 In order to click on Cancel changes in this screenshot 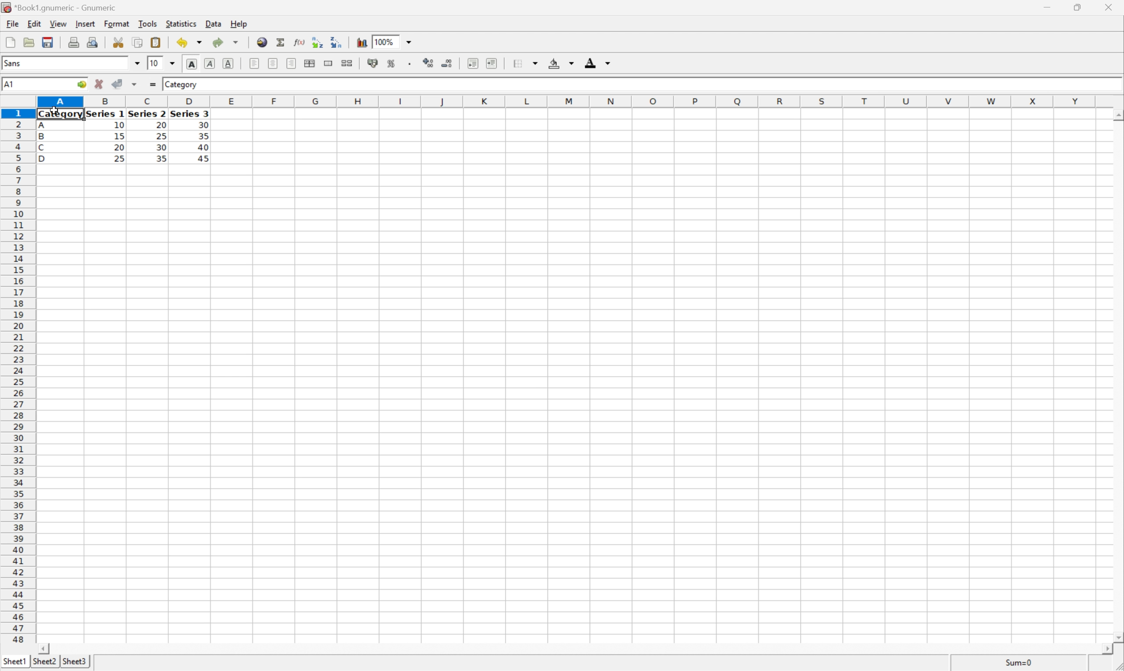, I will do `click(99, 82)`.